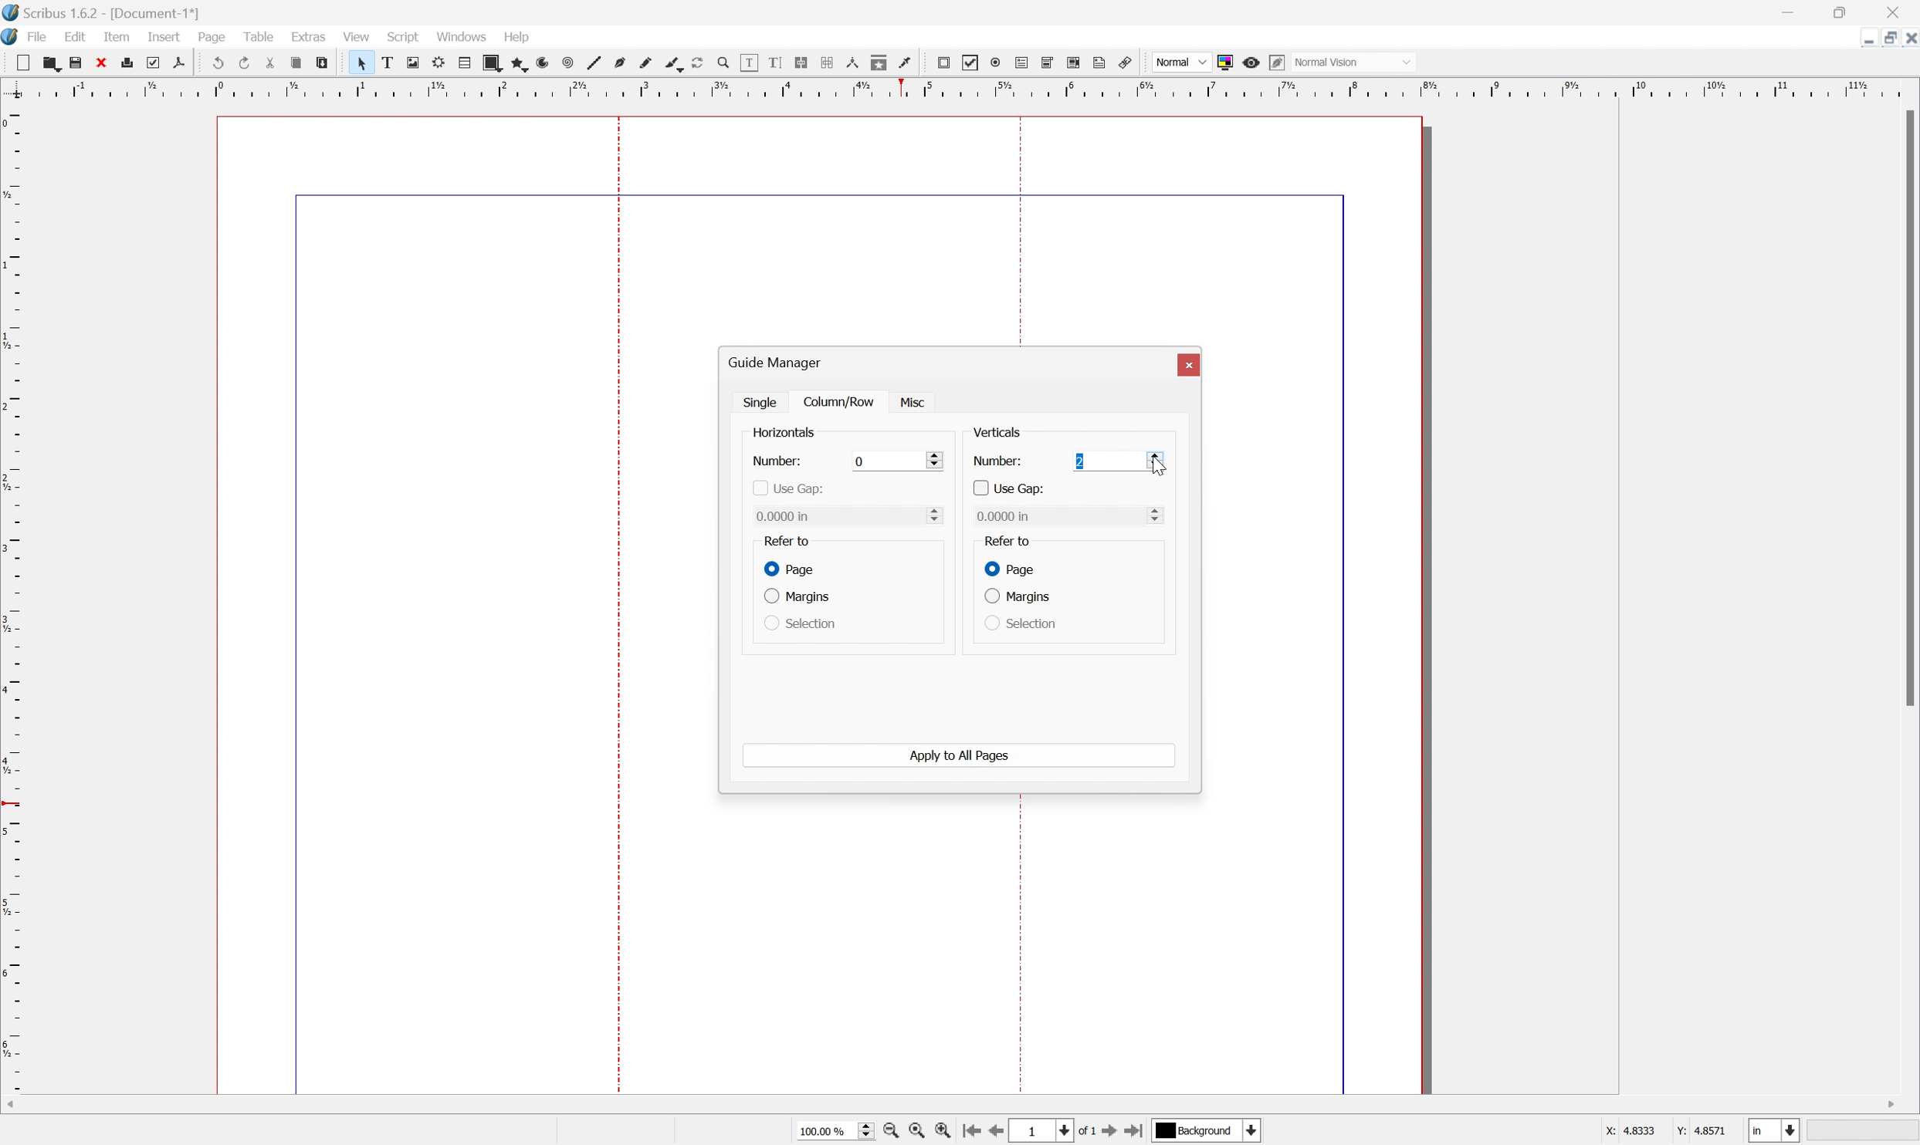 This screenshot has width=1920, height=1145. I want to click on item, so click(115, 37).